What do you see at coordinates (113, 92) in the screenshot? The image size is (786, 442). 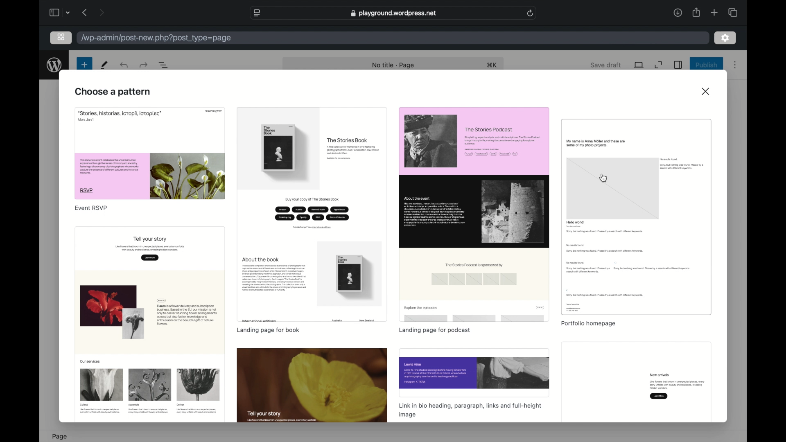 I see `choose a pattern` at bounding box center [113, 92].